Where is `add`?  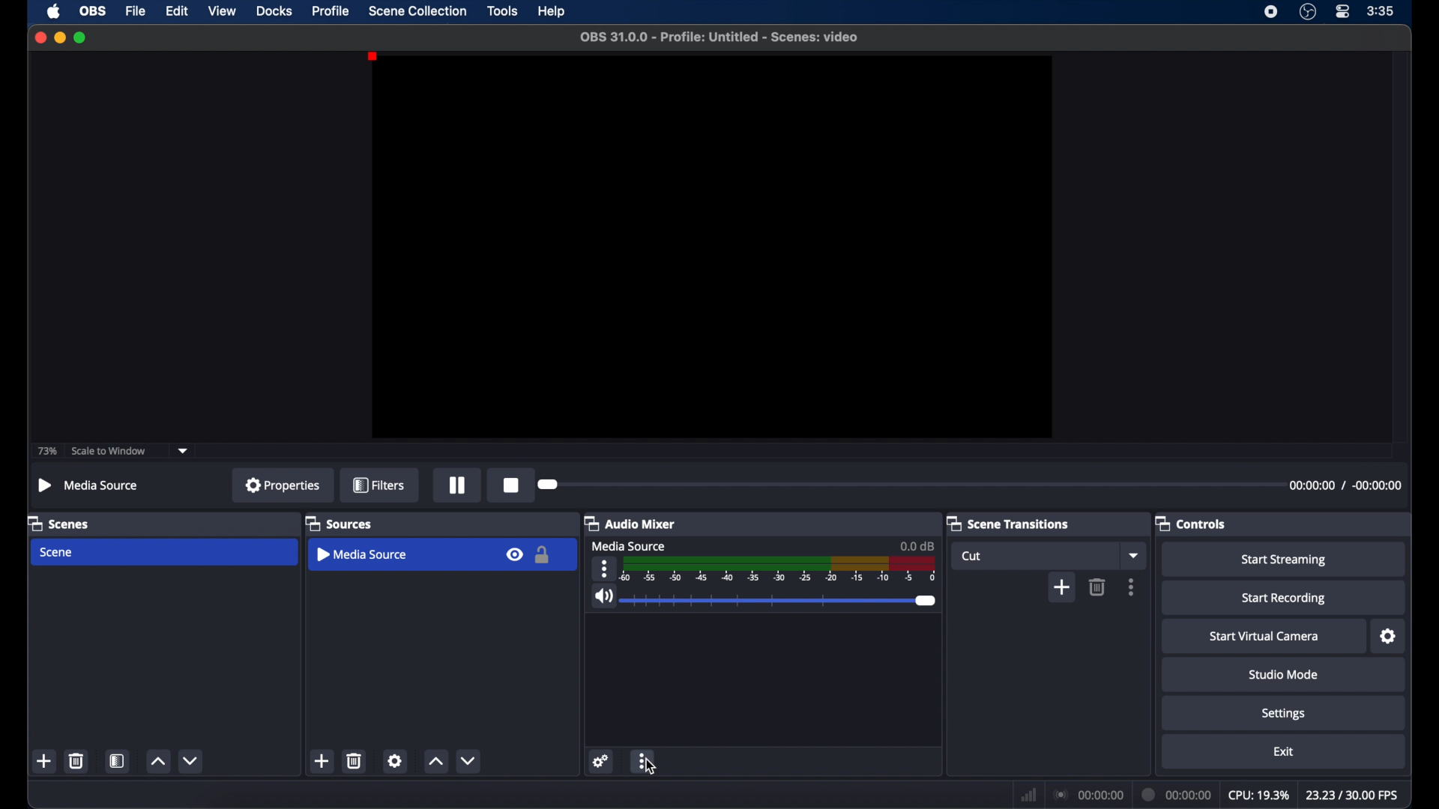 add is located at coordinates (44, 760).